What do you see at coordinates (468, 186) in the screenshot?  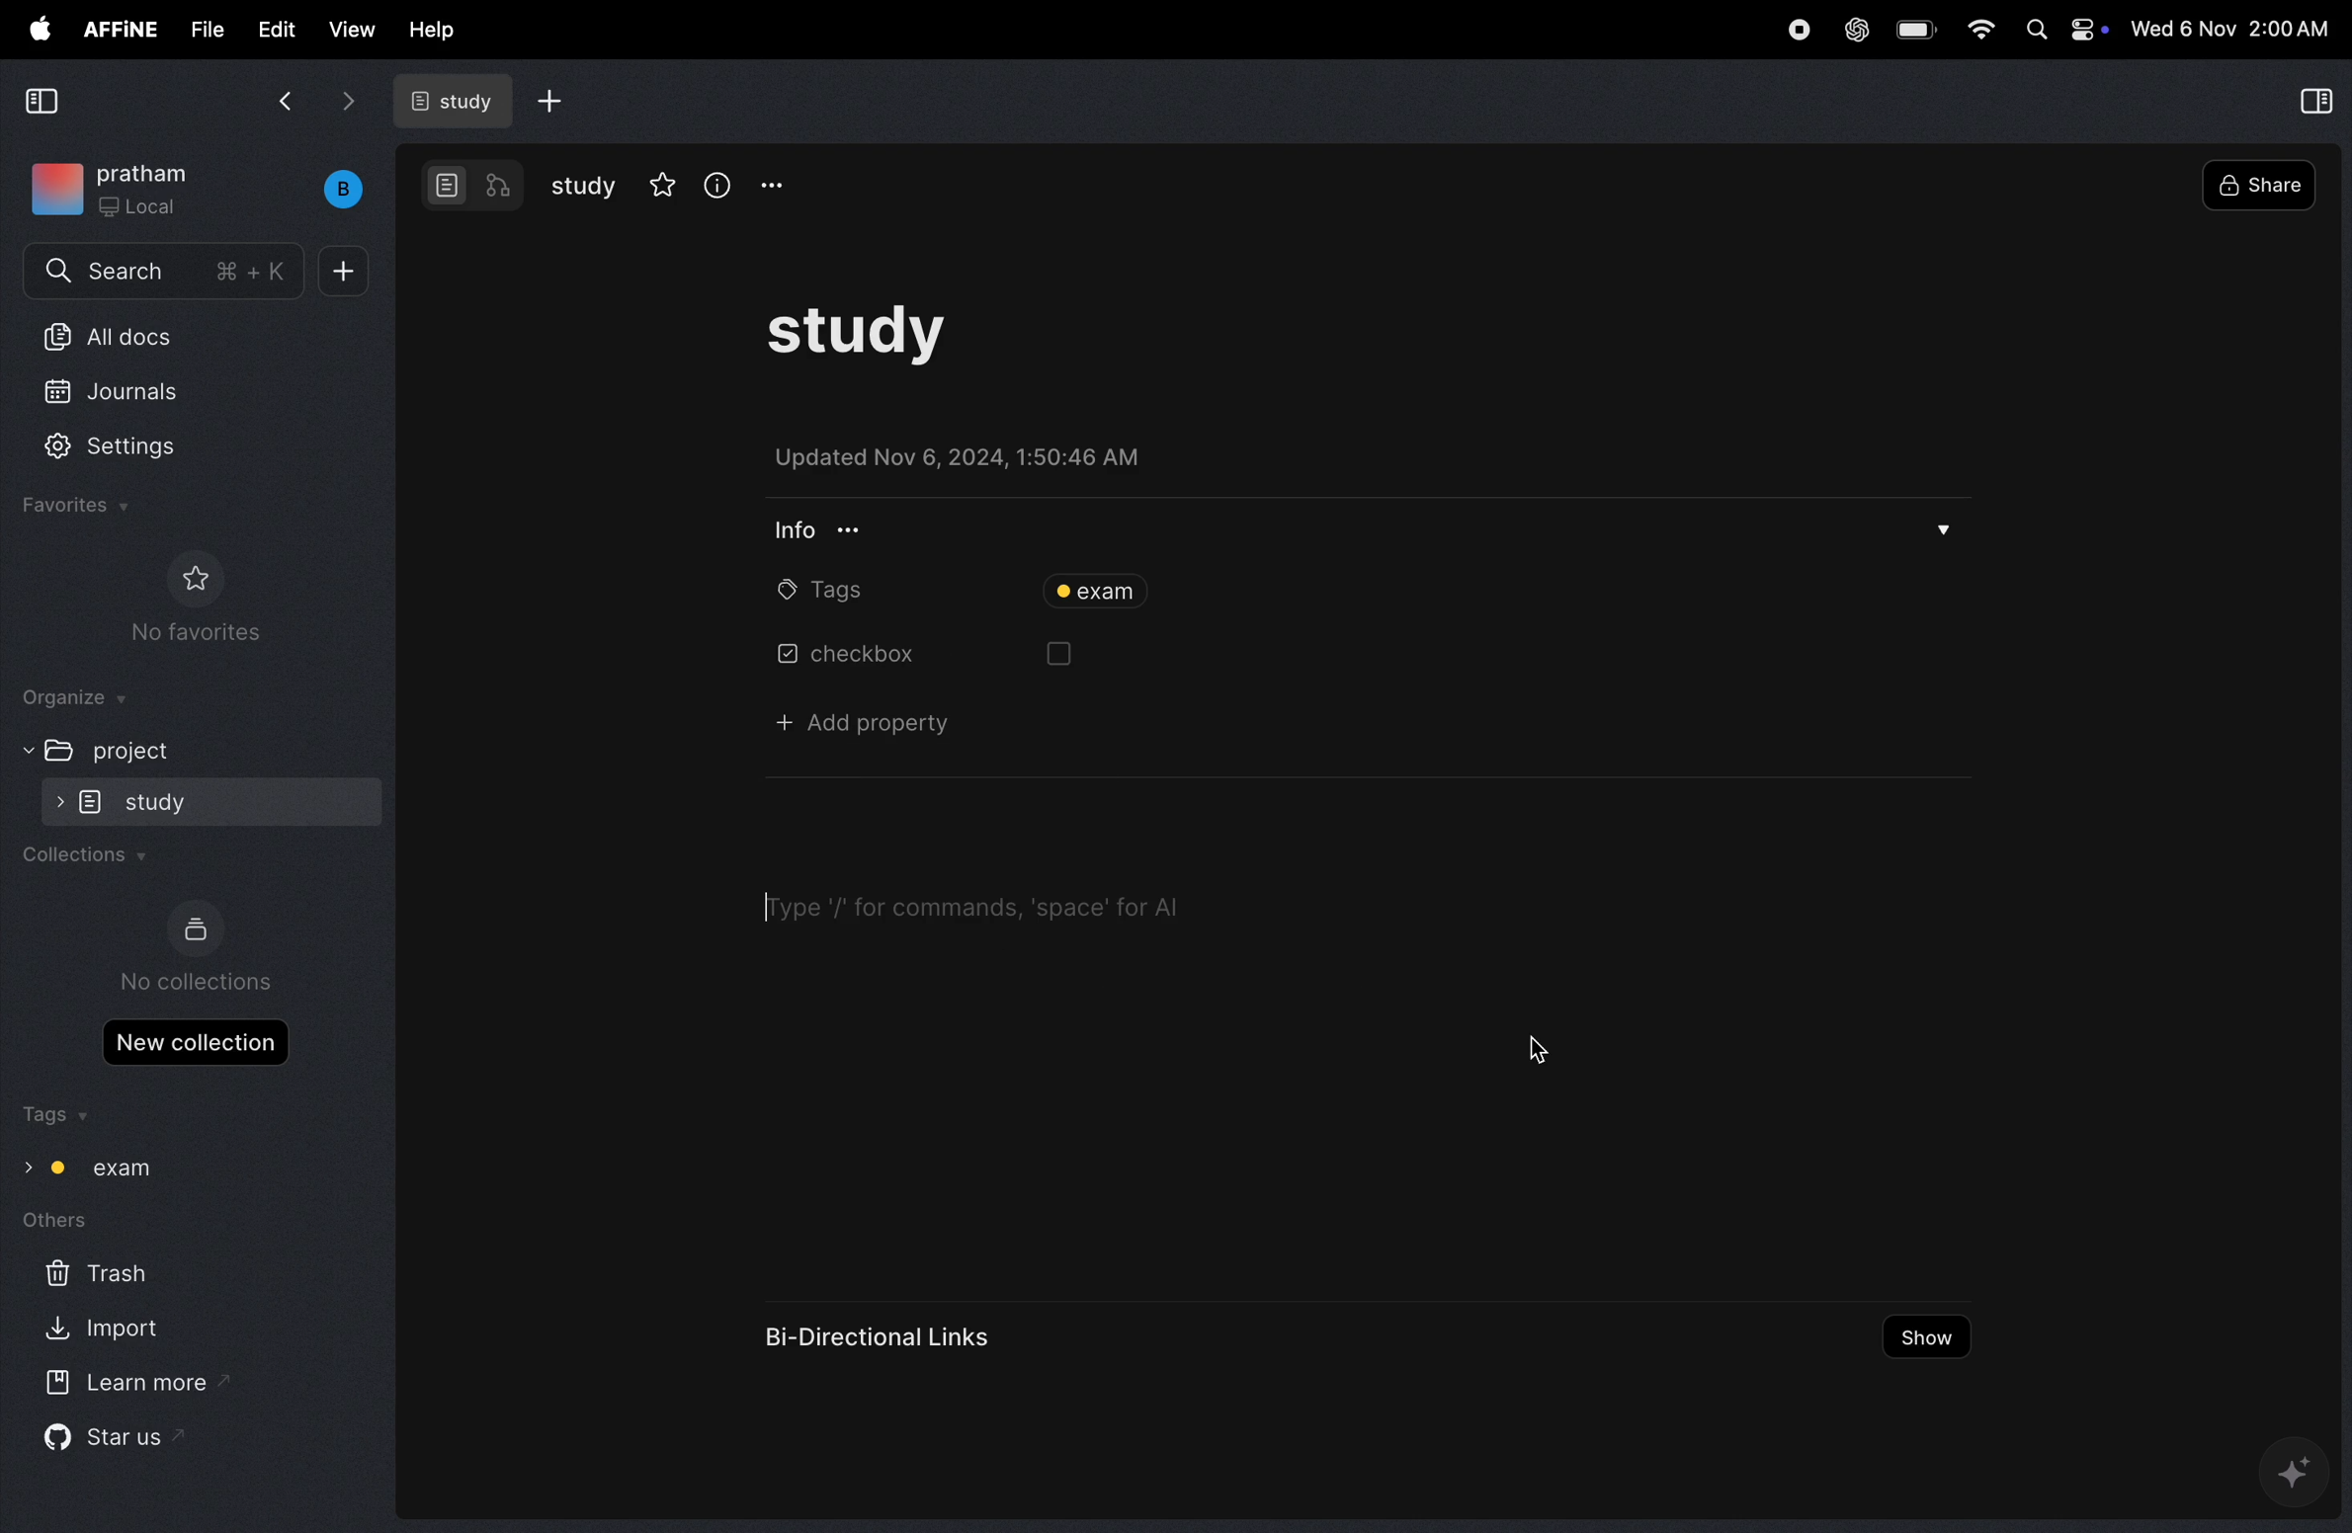 I see `modes` at bounding box center [468, 186].